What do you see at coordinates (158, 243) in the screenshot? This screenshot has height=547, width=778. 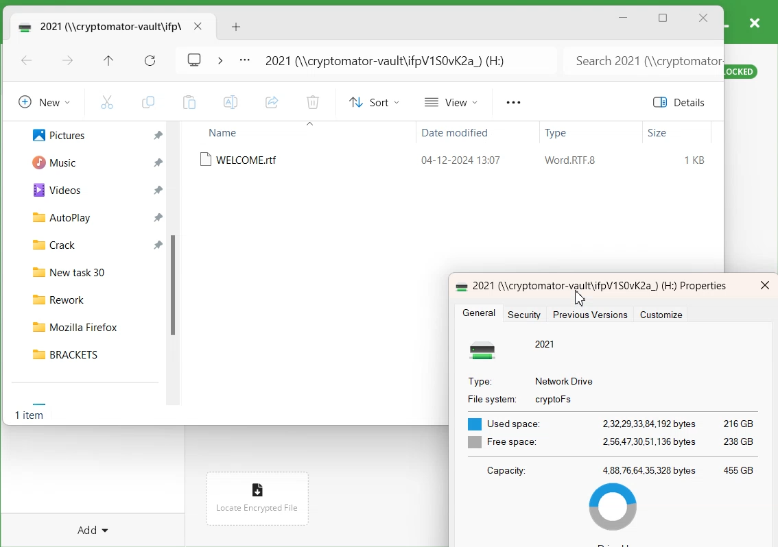 I see `Pin a file` at bounding box center [158, 243].